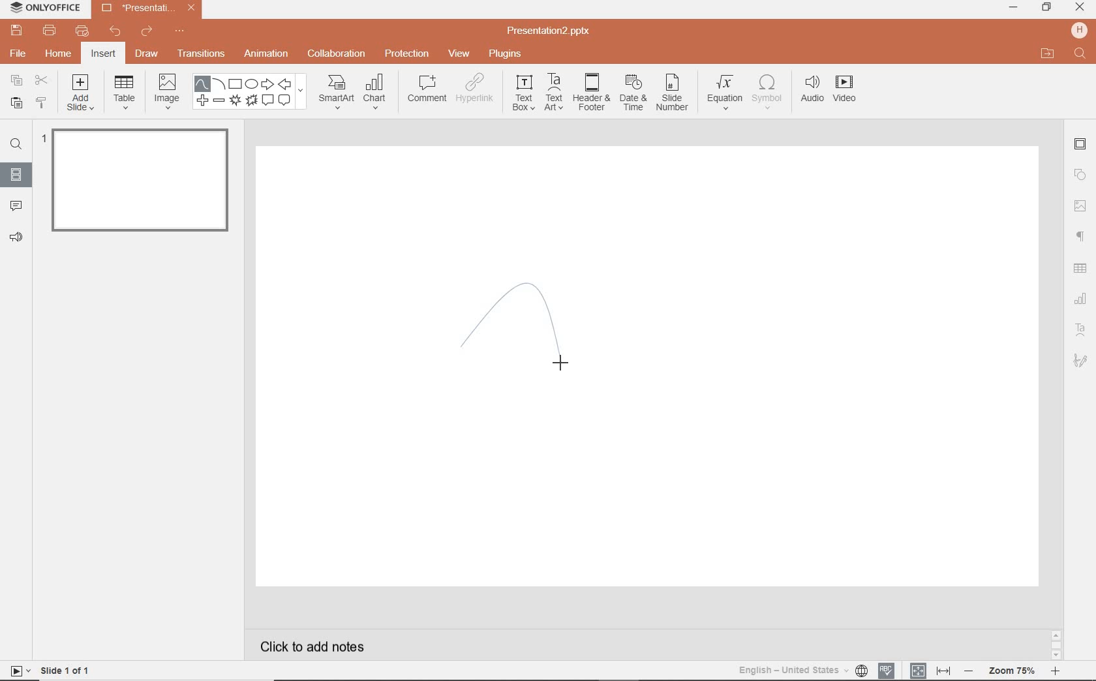 The height and width of the screenshot is (681, 1096). I want to click on CHART, so click(378, 93).